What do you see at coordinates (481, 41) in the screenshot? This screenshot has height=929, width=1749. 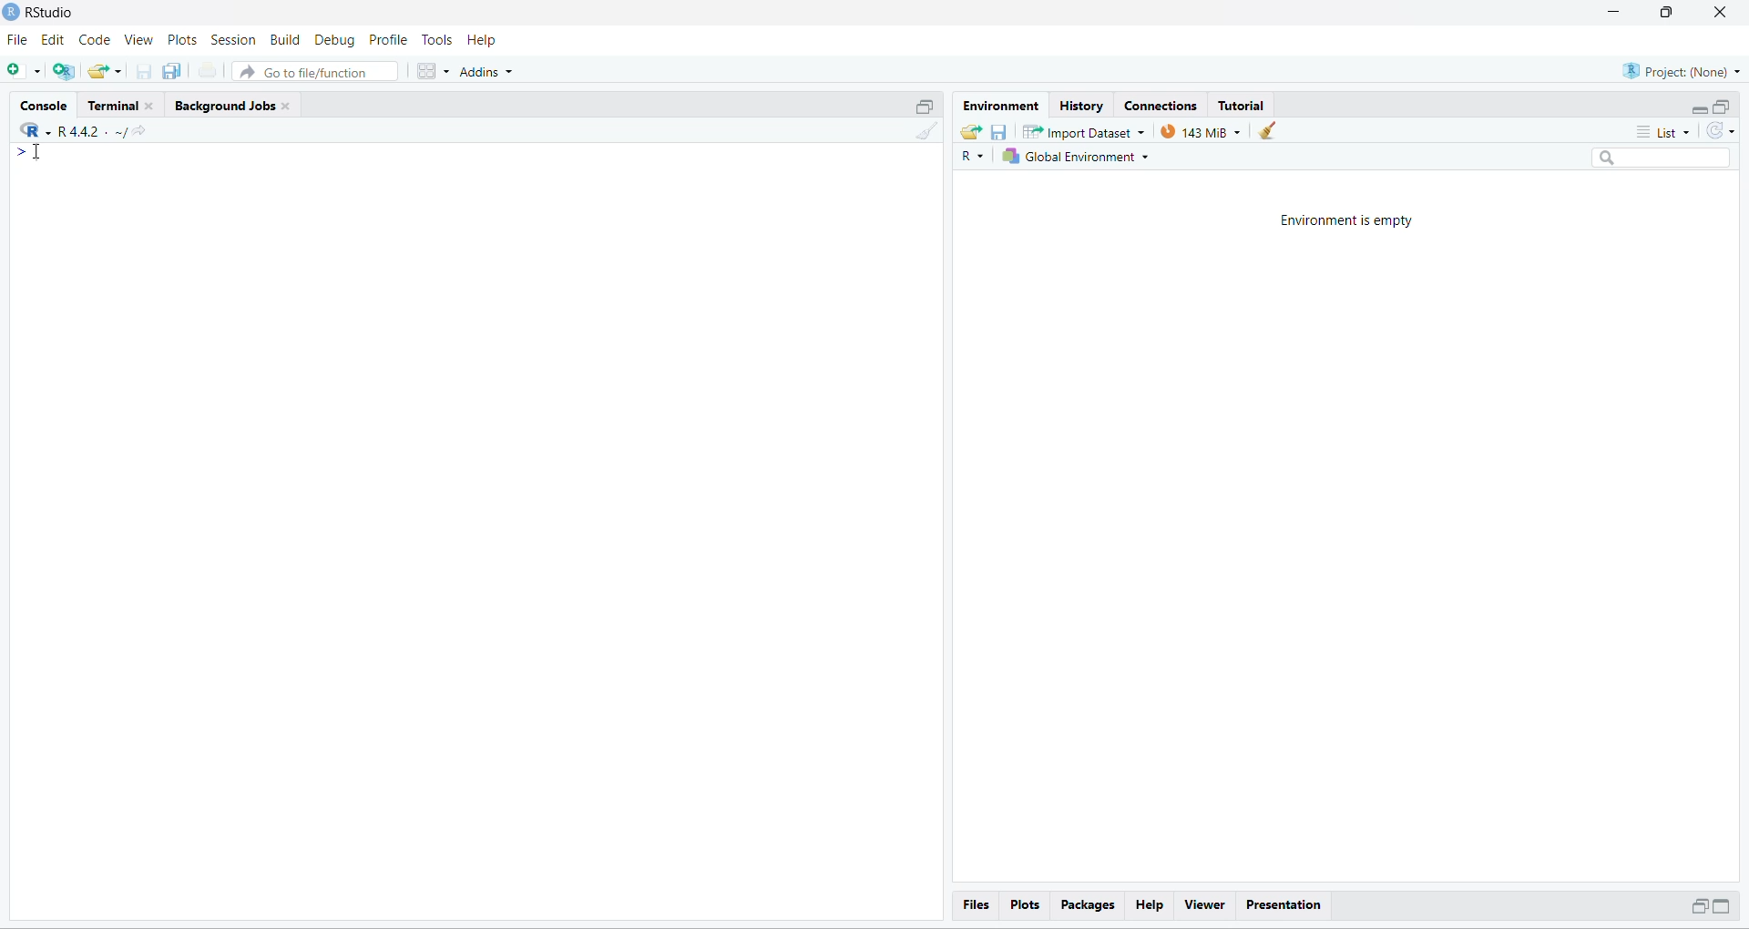 I see `help` at bounding box center [481, 41].